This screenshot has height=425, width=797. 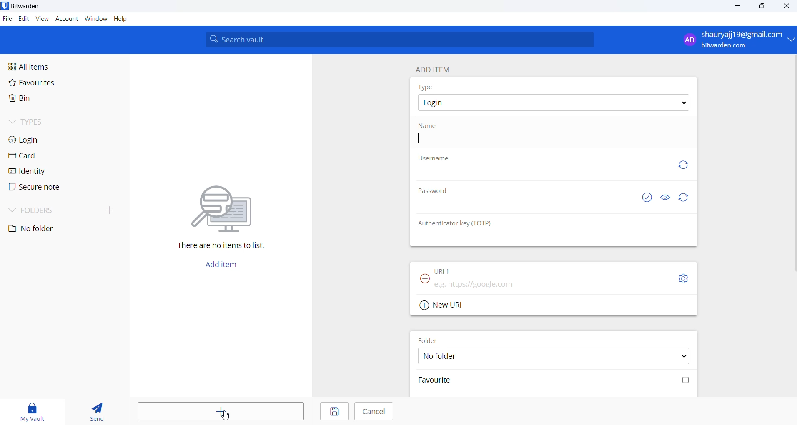 I want to click on There are no items to list, so click(x=225, y=247).